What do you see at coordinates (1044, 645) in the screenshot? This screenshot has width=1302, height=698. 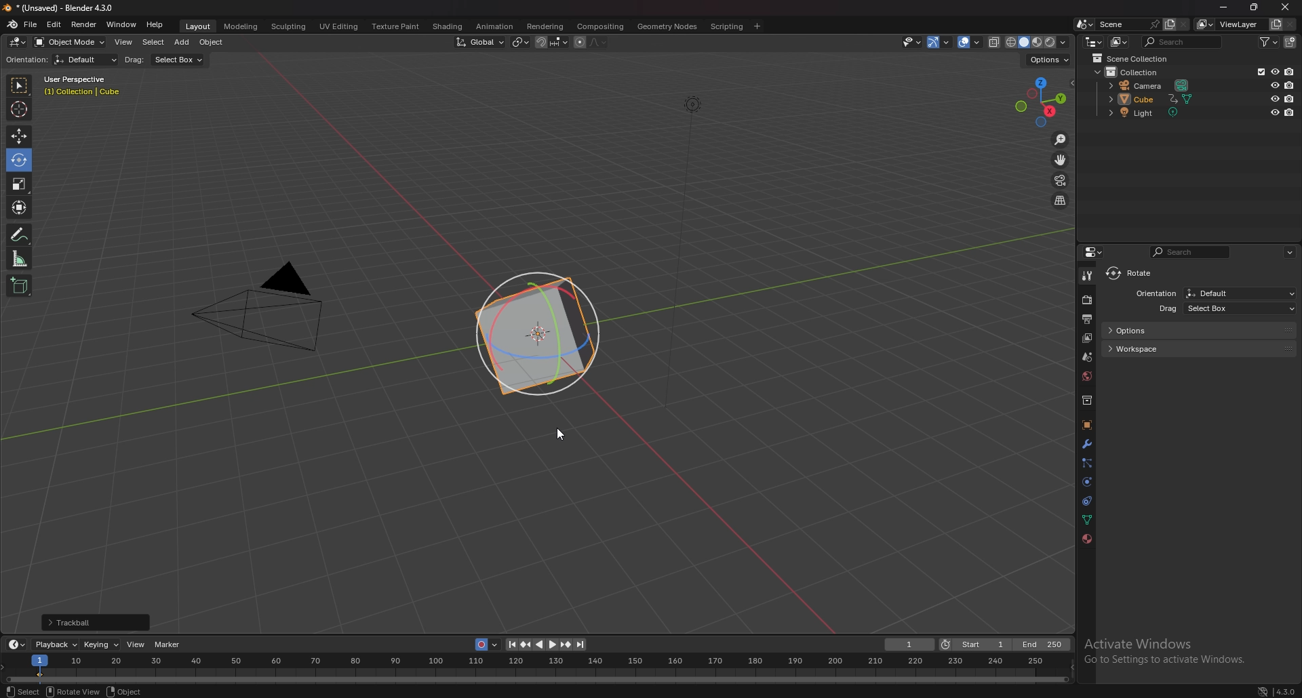 I see `end` at bounding box center [1044, 645].